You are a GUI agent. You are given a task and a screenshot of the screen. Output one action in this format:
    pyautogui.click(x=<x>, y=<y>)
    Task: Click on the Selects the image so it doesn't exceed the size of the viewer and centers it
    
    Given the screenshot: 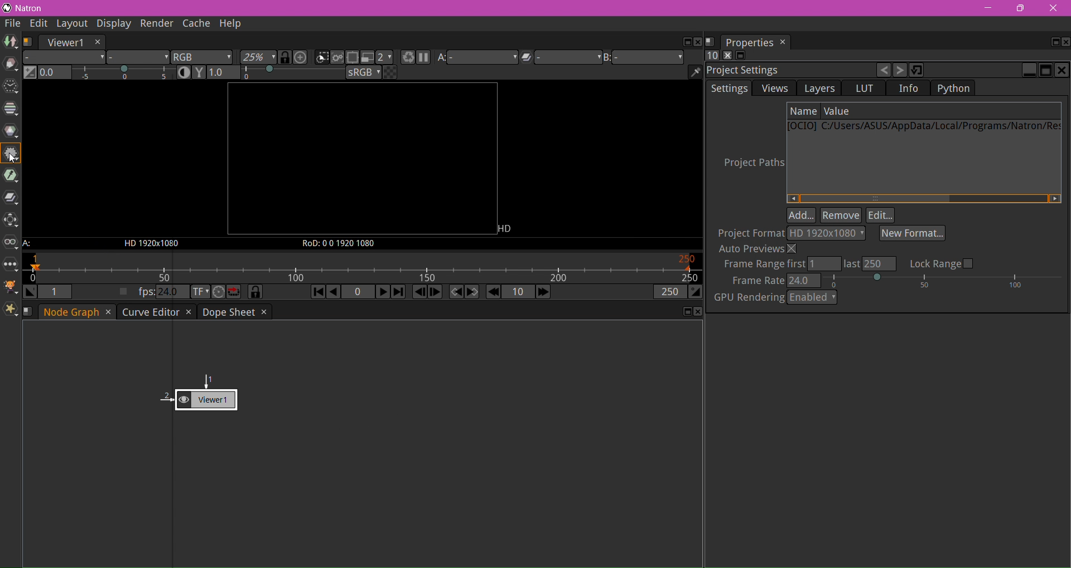 What is the action you would take?
    pyautogui.click(x=302, y=57)
    